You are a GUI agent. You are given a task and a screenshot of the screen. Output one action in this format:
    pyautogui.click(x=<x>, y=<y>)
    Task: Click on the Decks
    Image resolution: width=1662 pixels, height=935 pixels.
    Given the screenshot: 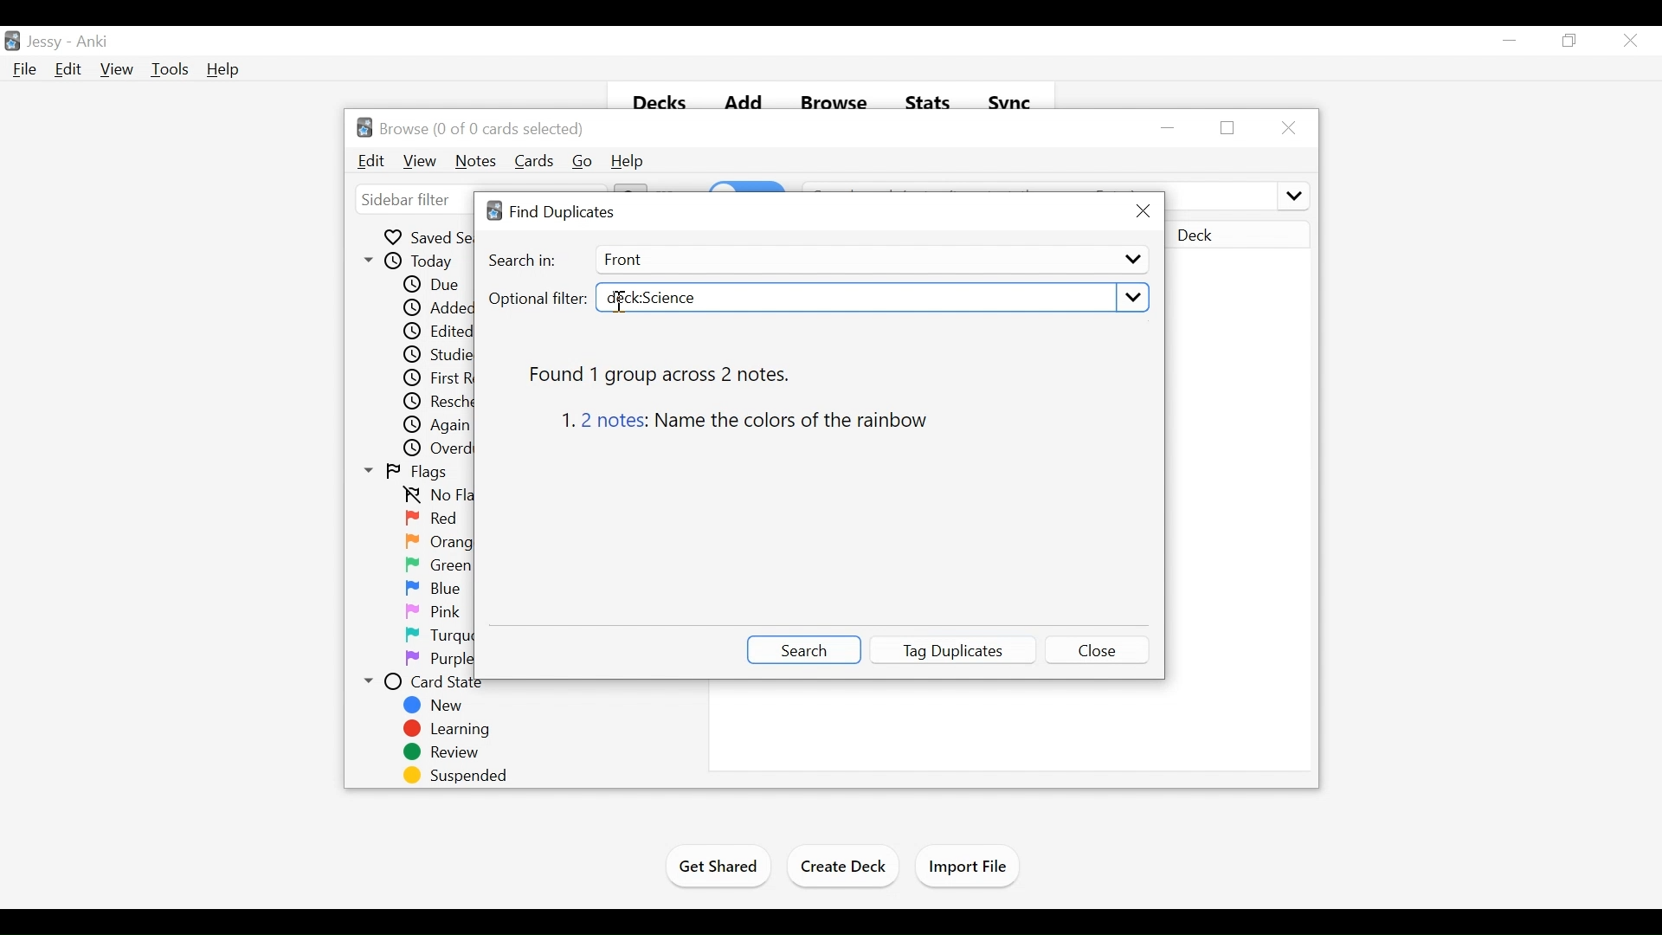 What is the action you would take?
    pyautogui.click(x=654, y=98)
    